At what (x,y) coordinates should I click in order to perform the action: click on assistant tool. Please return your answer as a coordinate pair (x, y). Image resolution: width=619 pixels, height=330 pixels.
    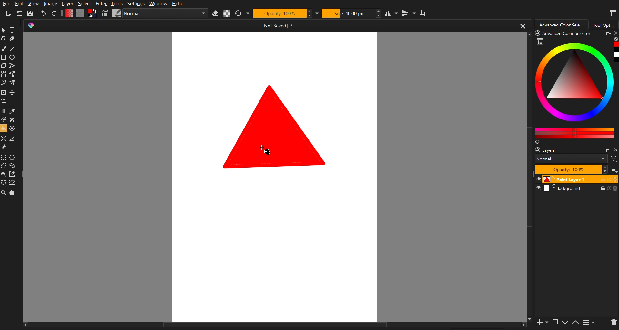
    Looking at the image, I should click on (4, 138).